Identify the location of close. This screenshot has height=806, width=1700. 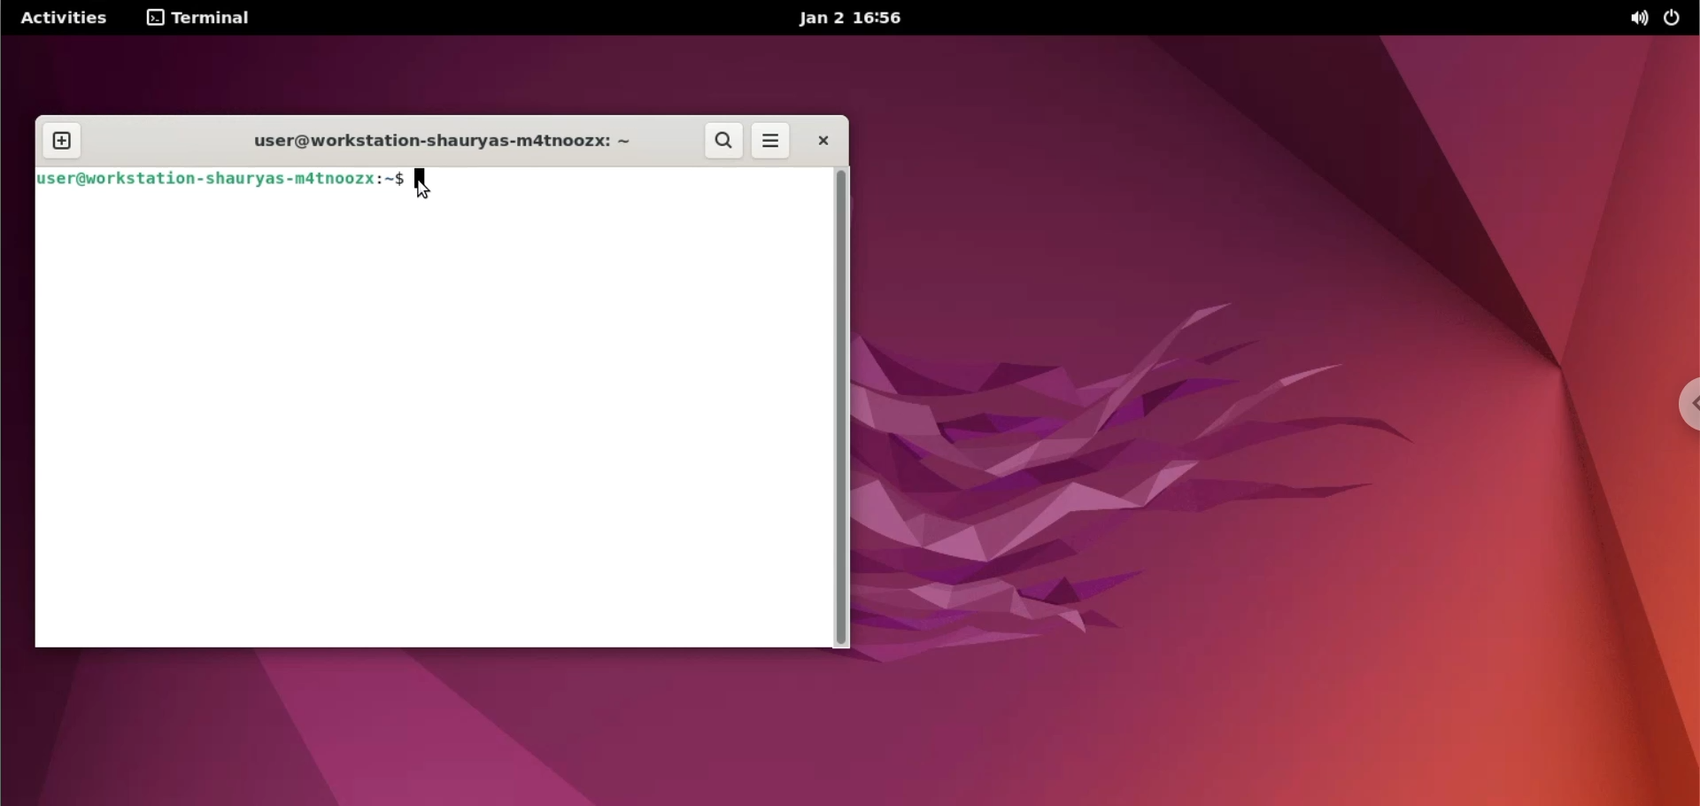
(816, 143).